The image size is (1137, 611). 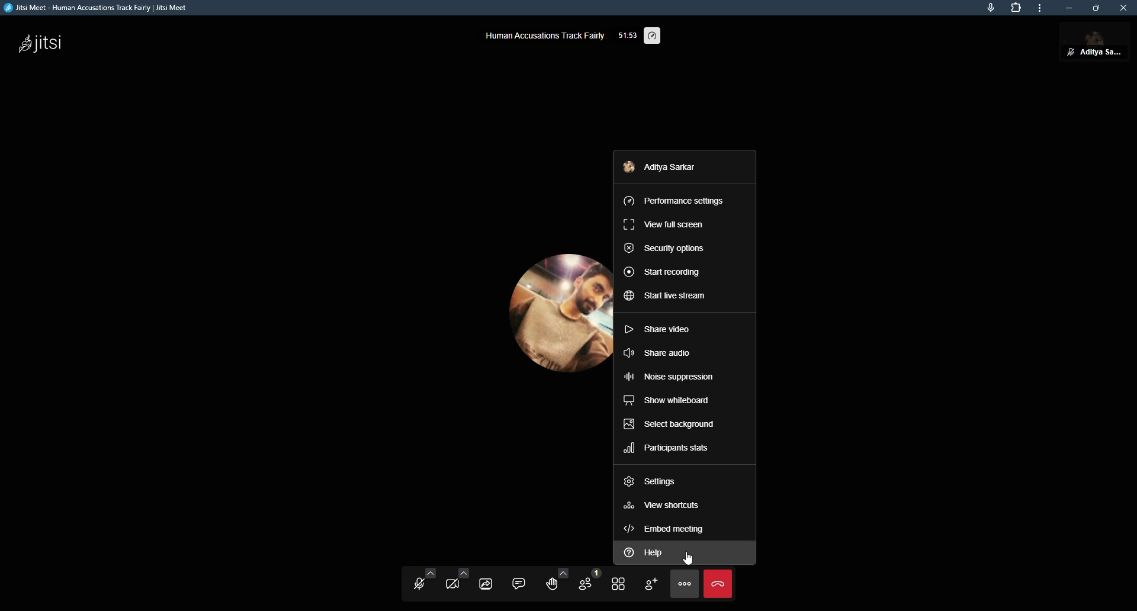 I want to click on share audio, so click(x=664, y=355).